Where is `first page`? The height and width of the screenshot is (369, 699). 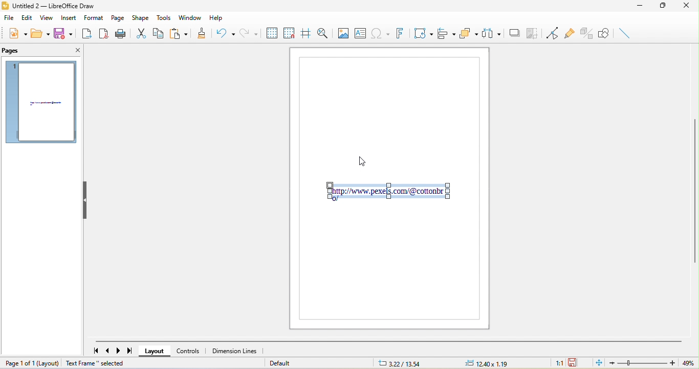
first page is located at coordinates (96, 351).